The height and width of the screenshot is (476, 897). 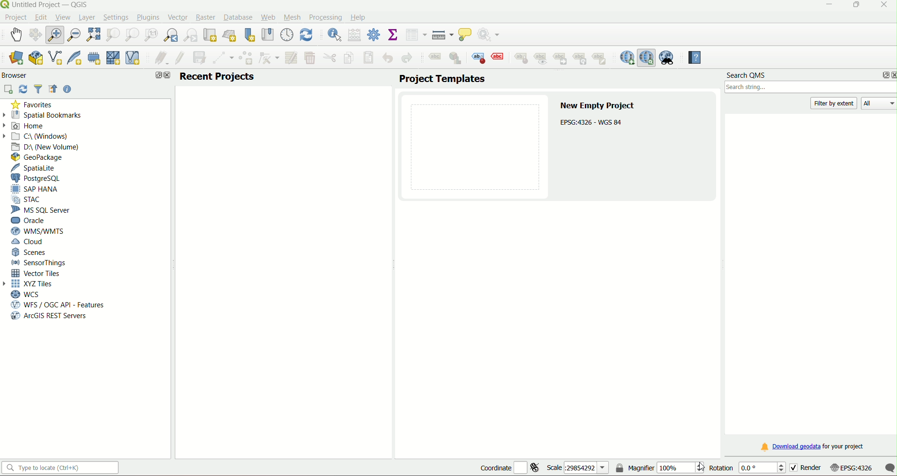 What do you see at coordinates (147, 18) in the screenshot?
I see `Plugins` at bounding box center [147, 18].